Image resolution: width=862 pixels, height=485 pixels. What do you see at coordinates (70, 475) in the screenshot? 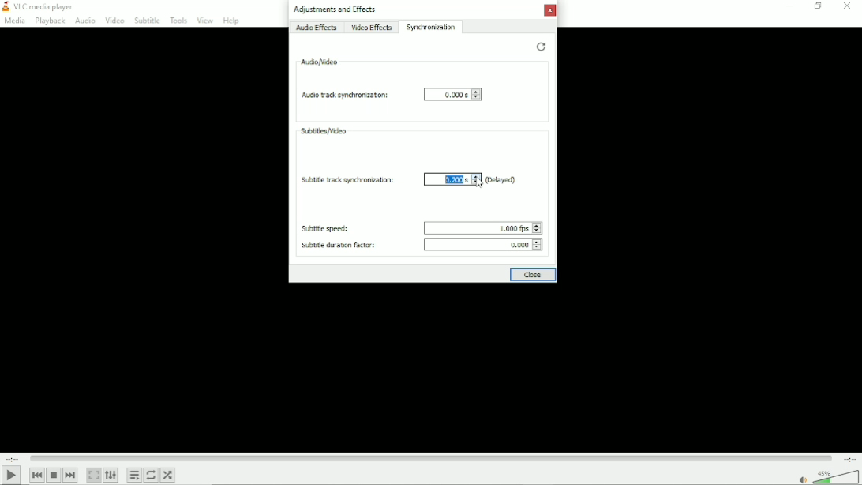
I see `Next` at bounding box center [70, 475].